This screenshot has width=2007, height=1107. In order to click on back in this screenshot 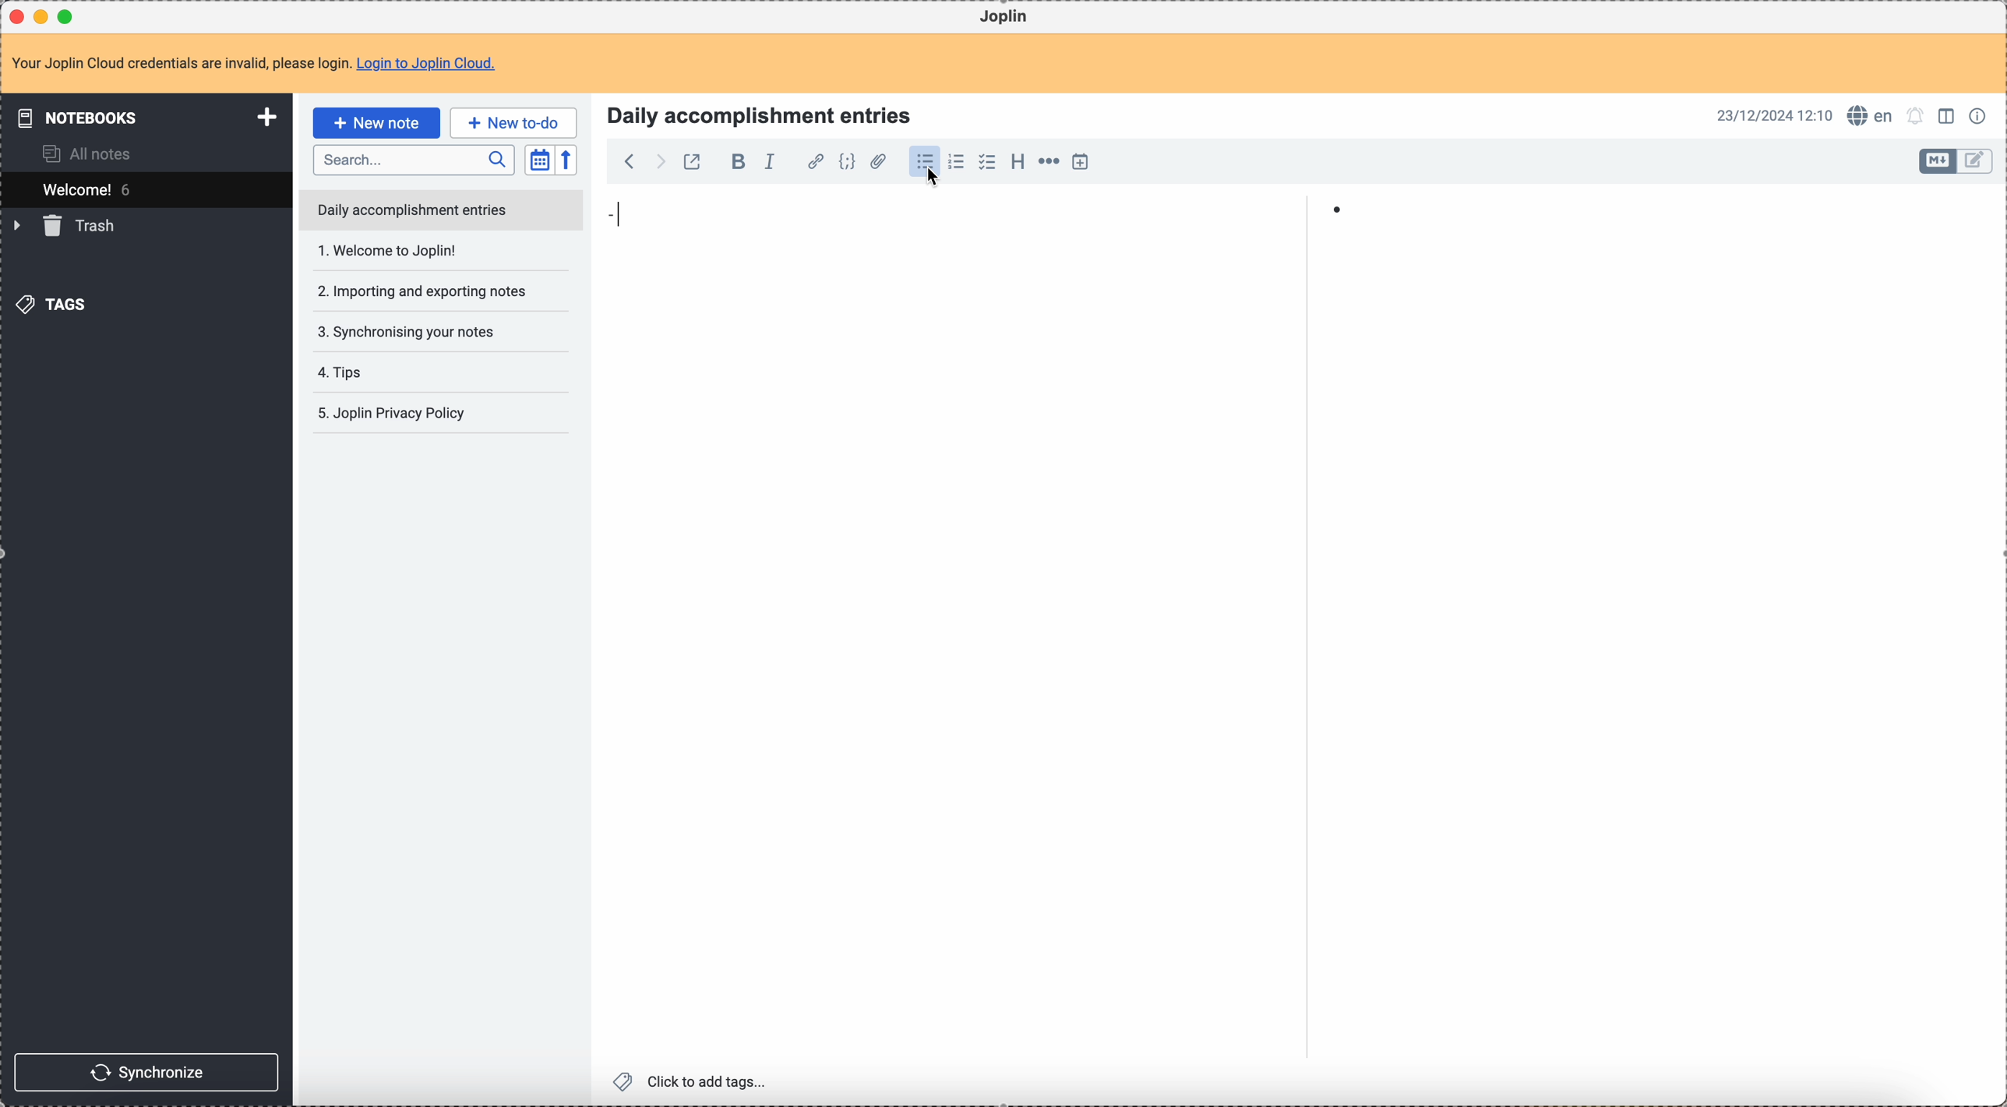, I will do `click(625, 160)`.